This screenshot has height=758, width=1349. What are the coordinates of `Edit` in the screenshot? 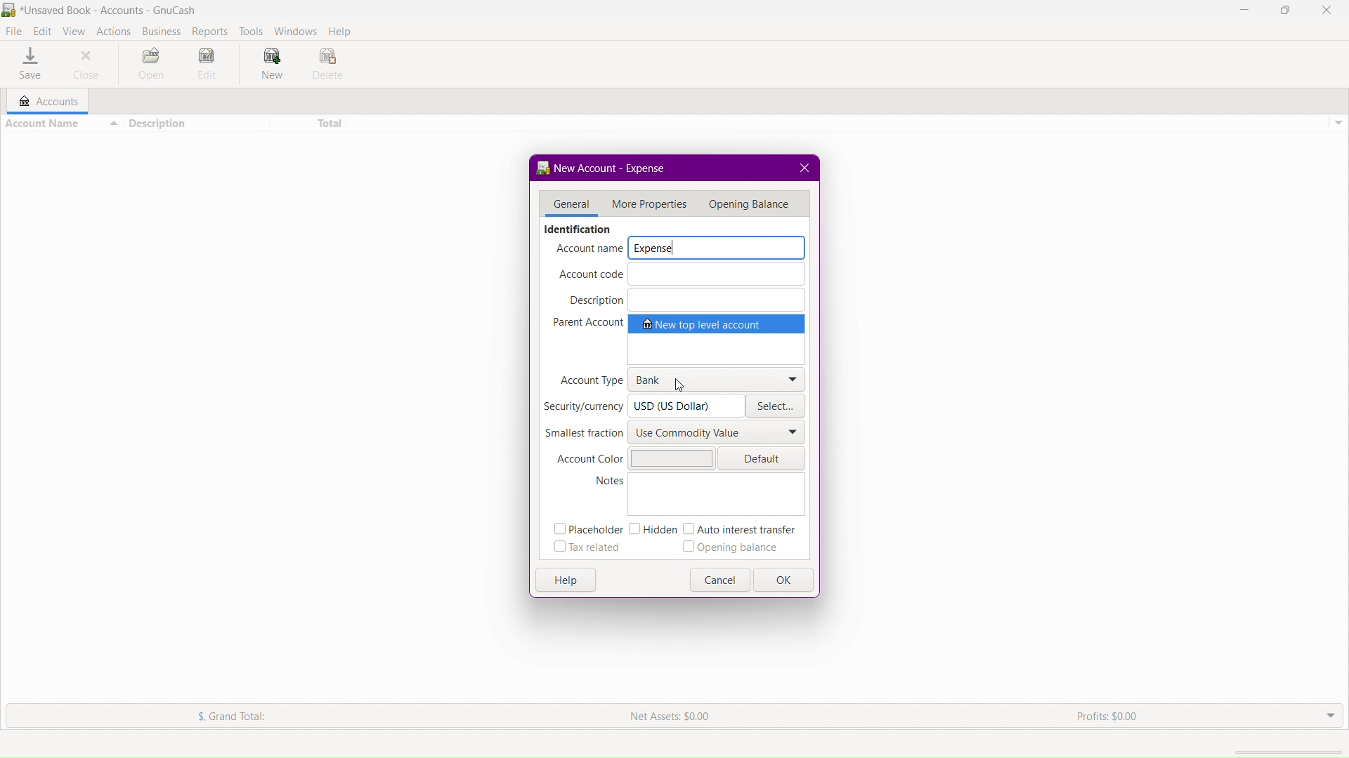 It's located at (209, 65).